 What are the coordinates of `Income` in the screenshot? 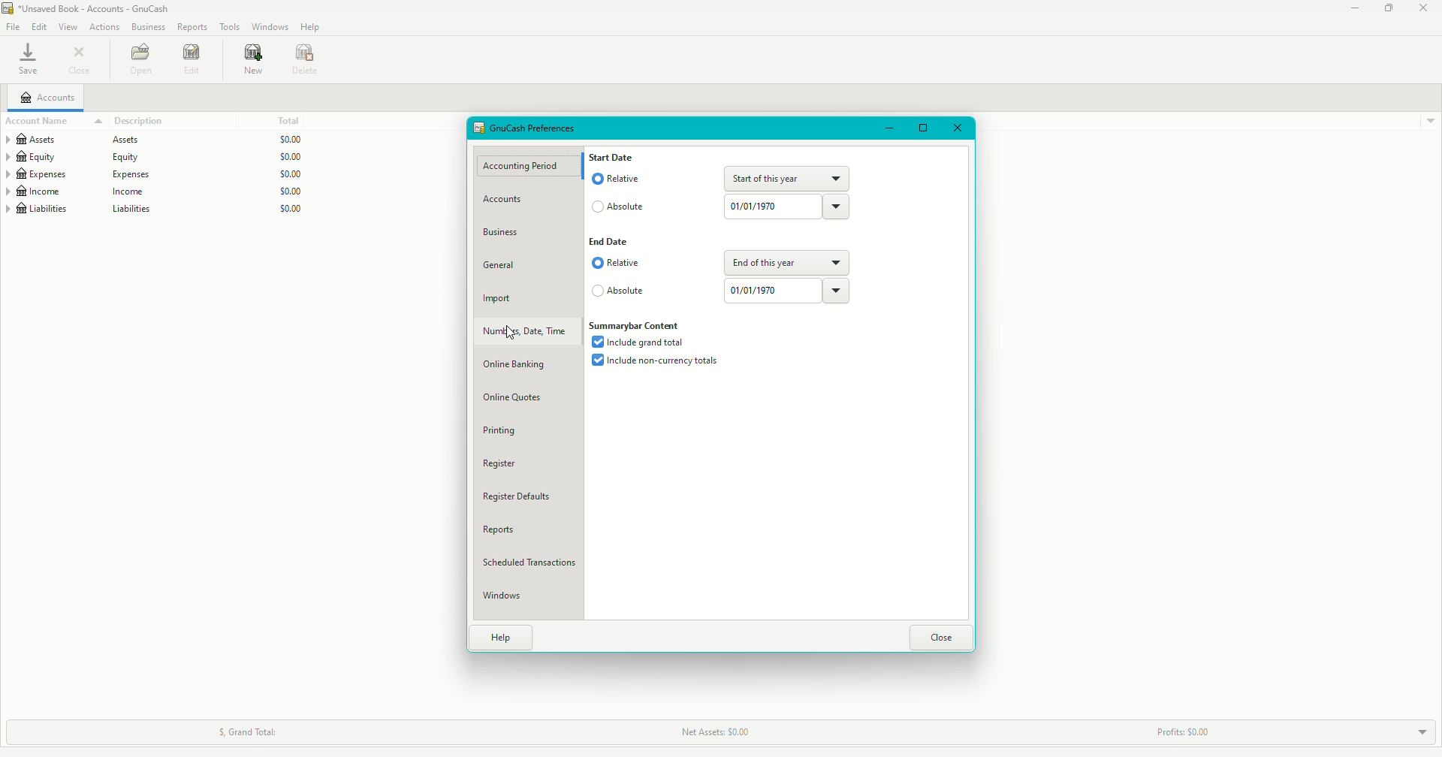 It's located at (155, 192).